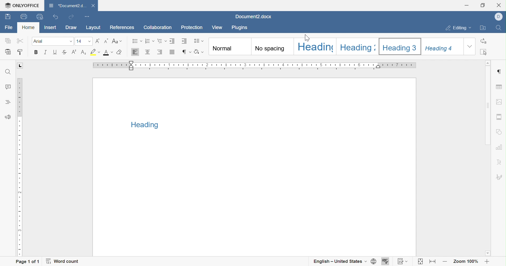 The image size is (506, 266). What do you see at coordinates (9, 28) in the screenshot?
I see `File` at bounding box center [9, 28].